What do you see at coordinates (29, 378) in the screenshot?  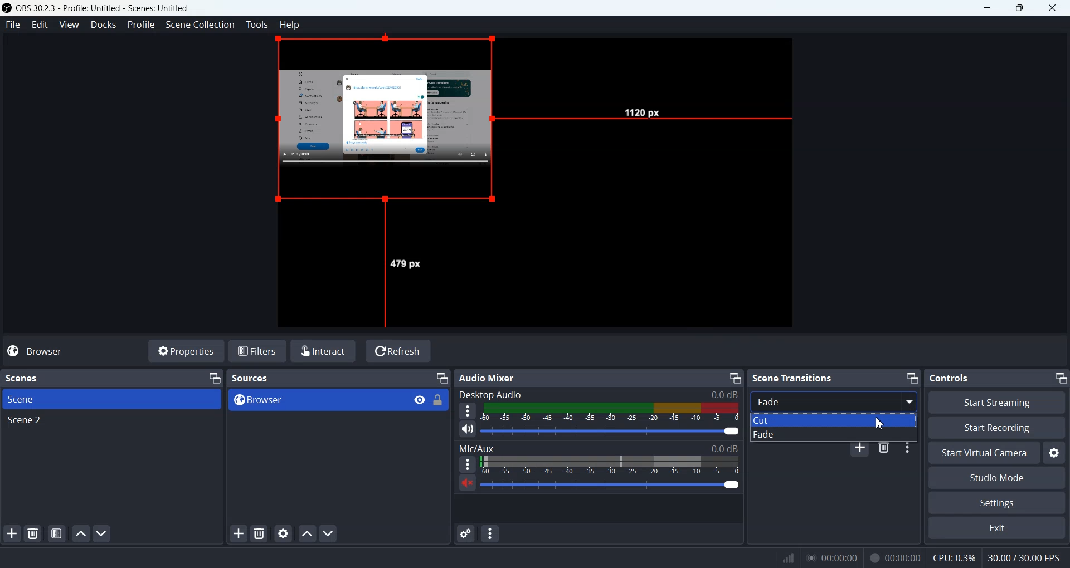 I see `Text` at bounding box center [29, 378].